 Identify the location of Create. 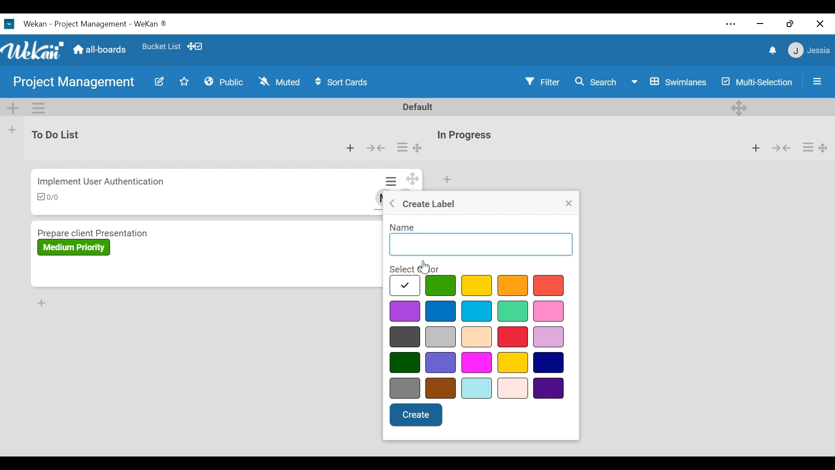
(417, 414).